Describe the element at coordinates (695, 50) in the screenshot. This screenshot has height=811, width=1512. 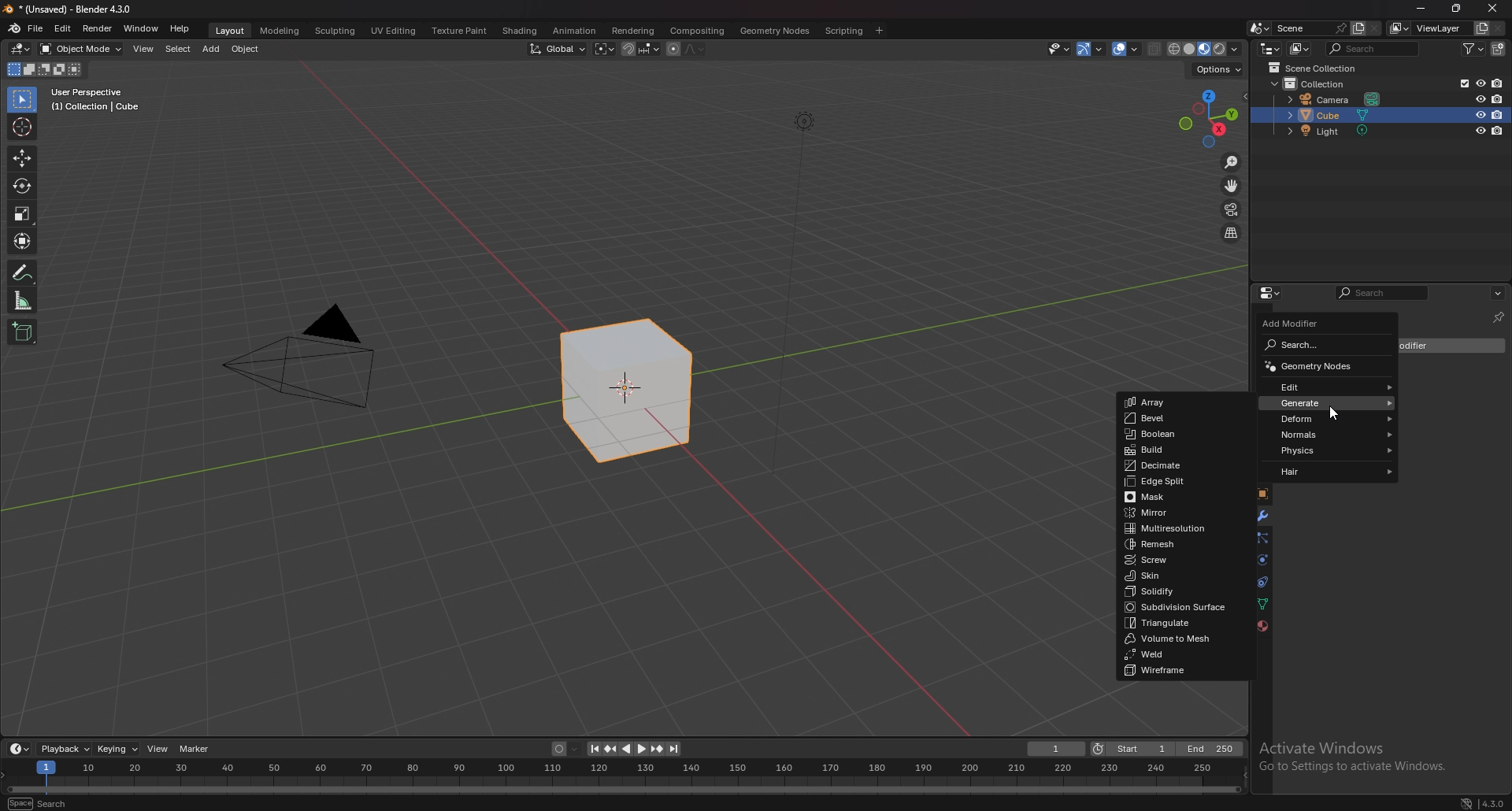
I see `proportional editing fall off` at that location.